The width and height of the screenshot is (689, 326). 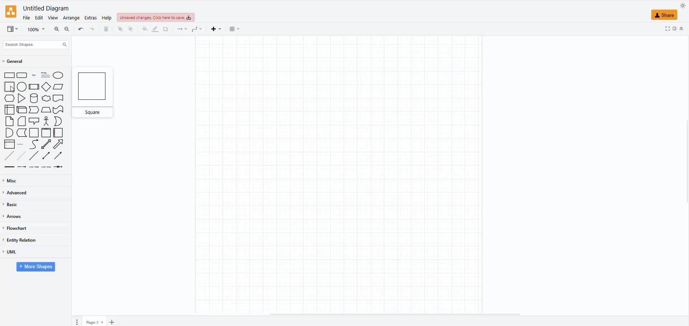 I want to click on file, so click(x=27, y=18).